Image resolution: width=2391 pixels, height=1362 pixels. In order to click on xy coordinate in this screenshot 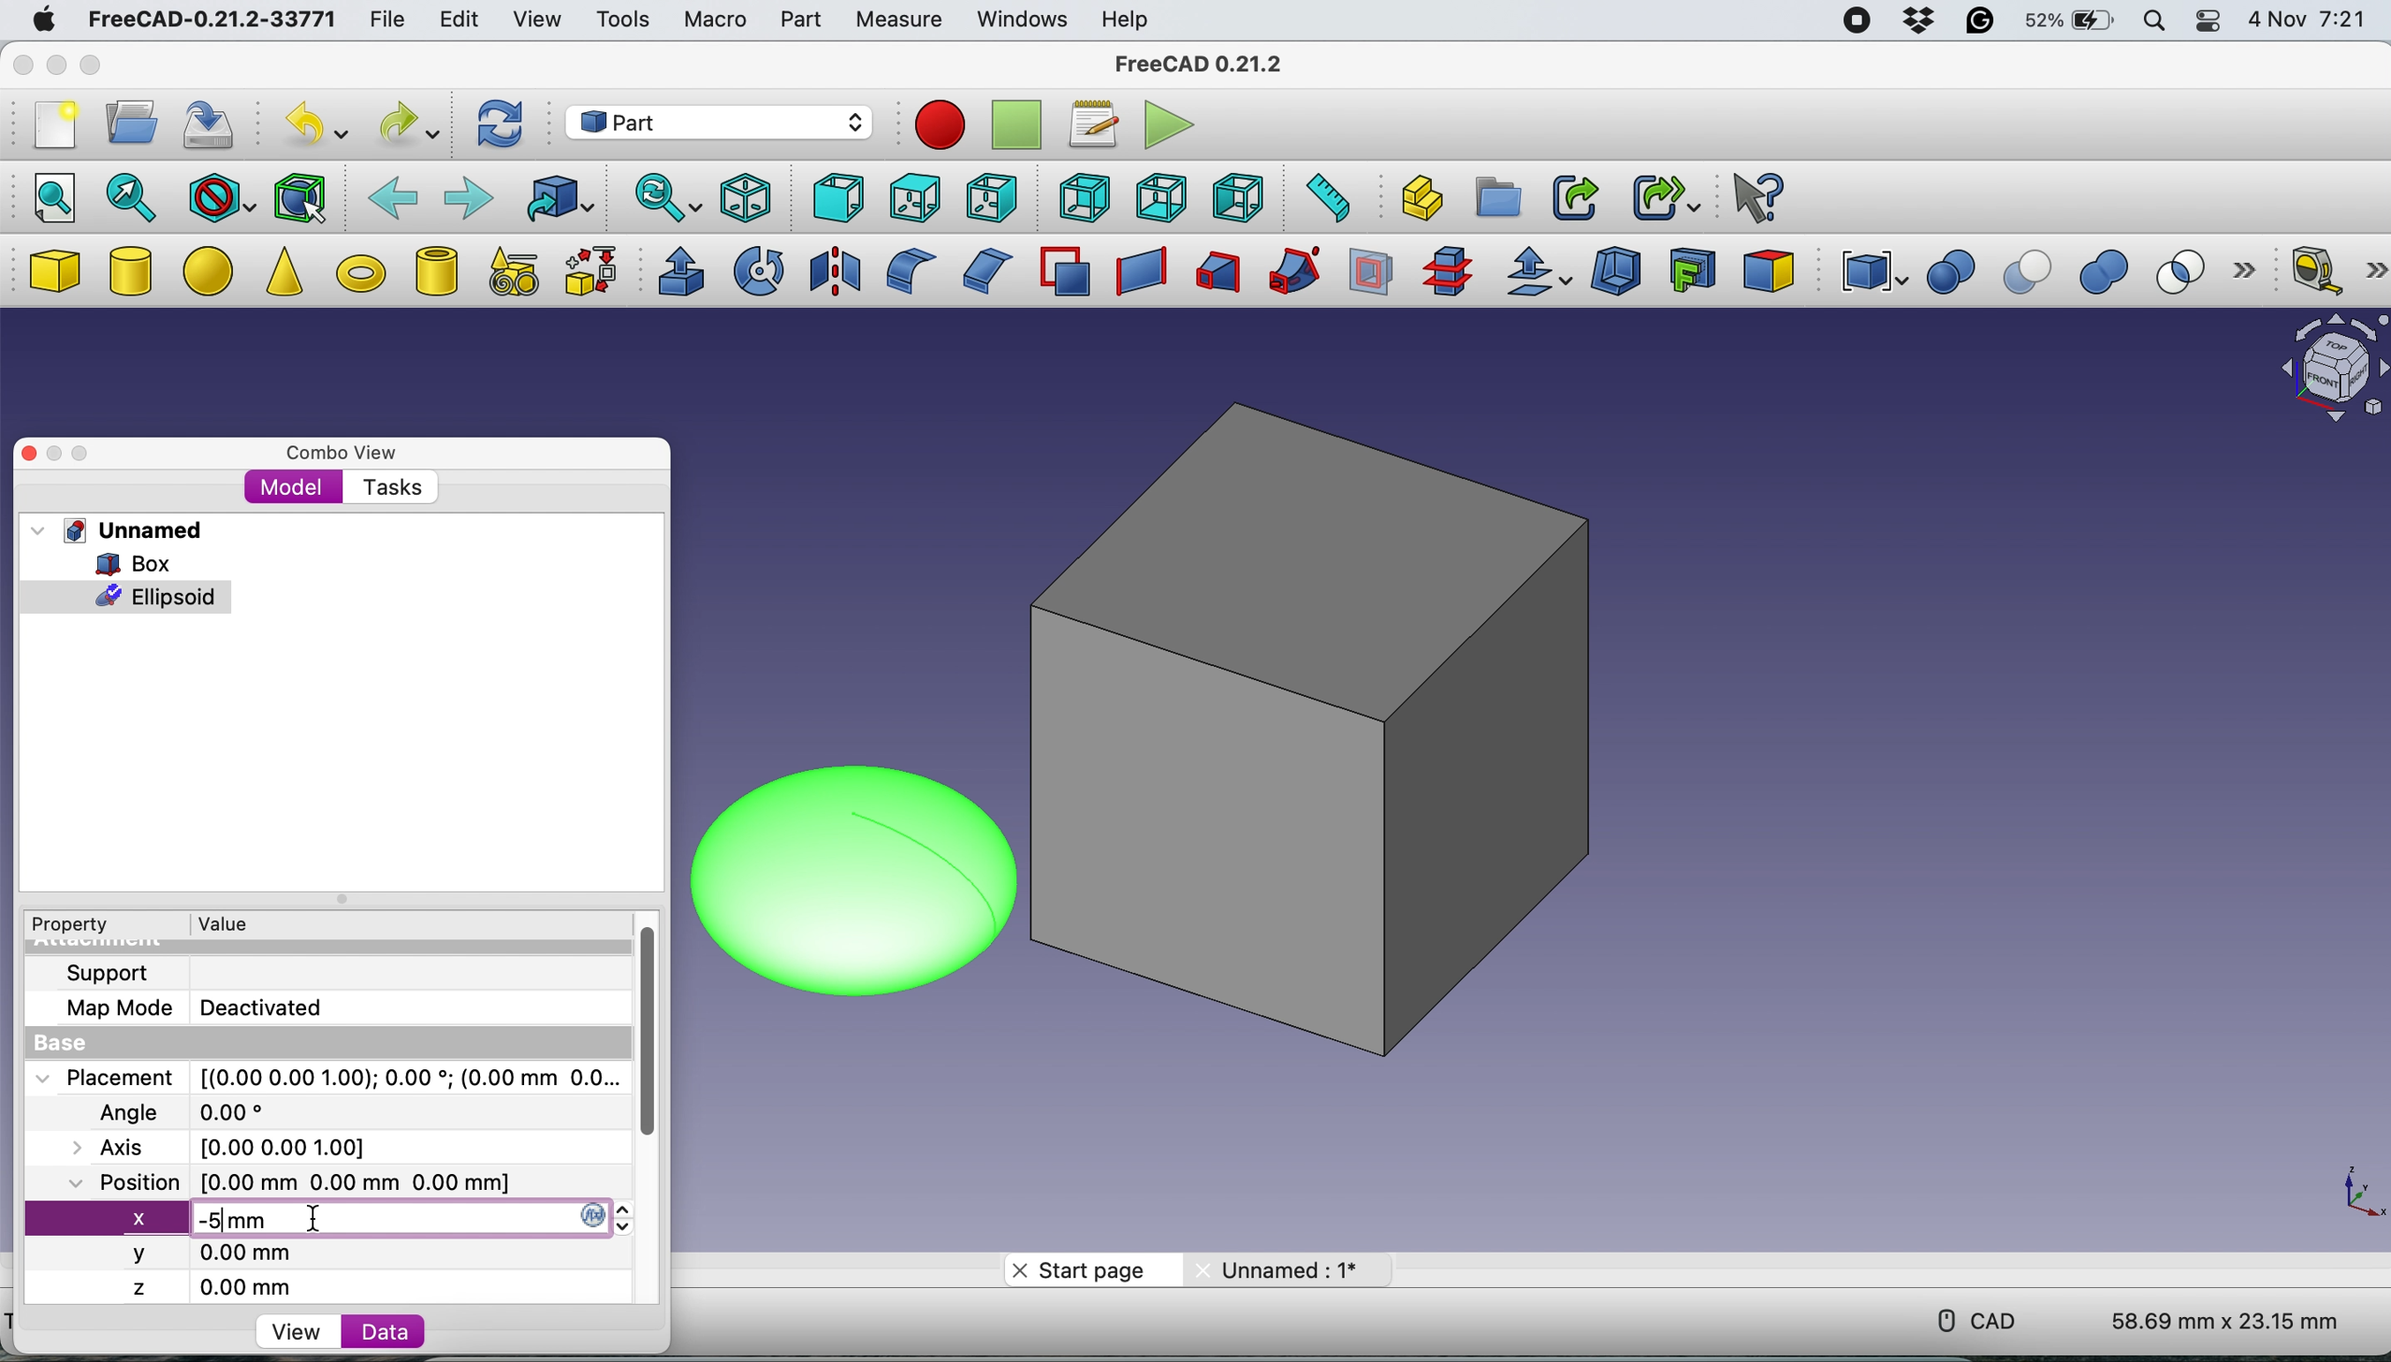, I will do `click(2351, 1199)`.